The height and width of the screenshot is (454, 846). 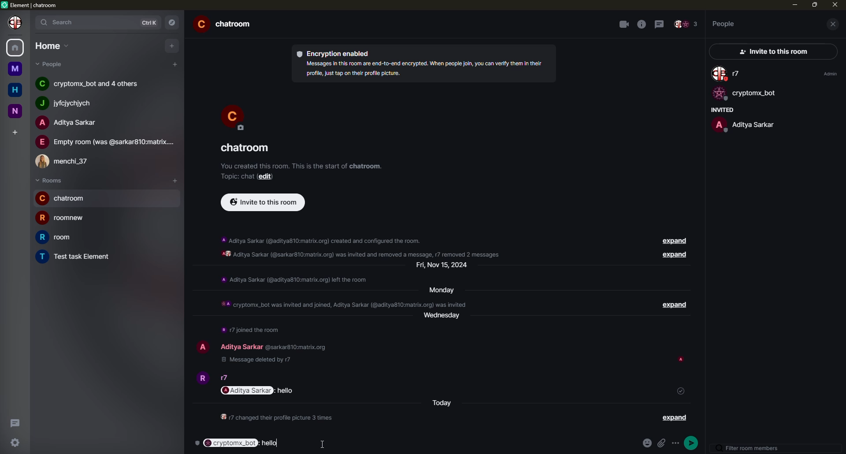 I want to click on people, so click(x=54, y=64).